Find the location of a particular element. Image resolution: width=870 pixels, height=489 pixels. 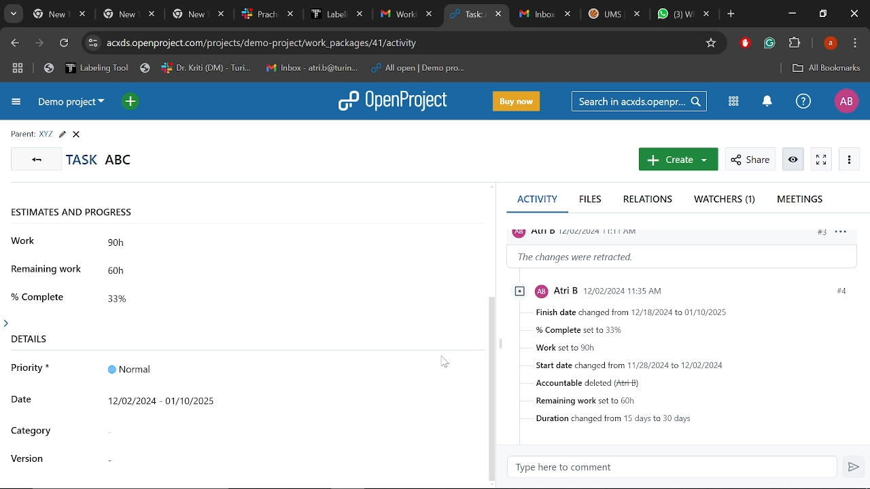

Task titled "ABC" is located at coordinates (99, 159).